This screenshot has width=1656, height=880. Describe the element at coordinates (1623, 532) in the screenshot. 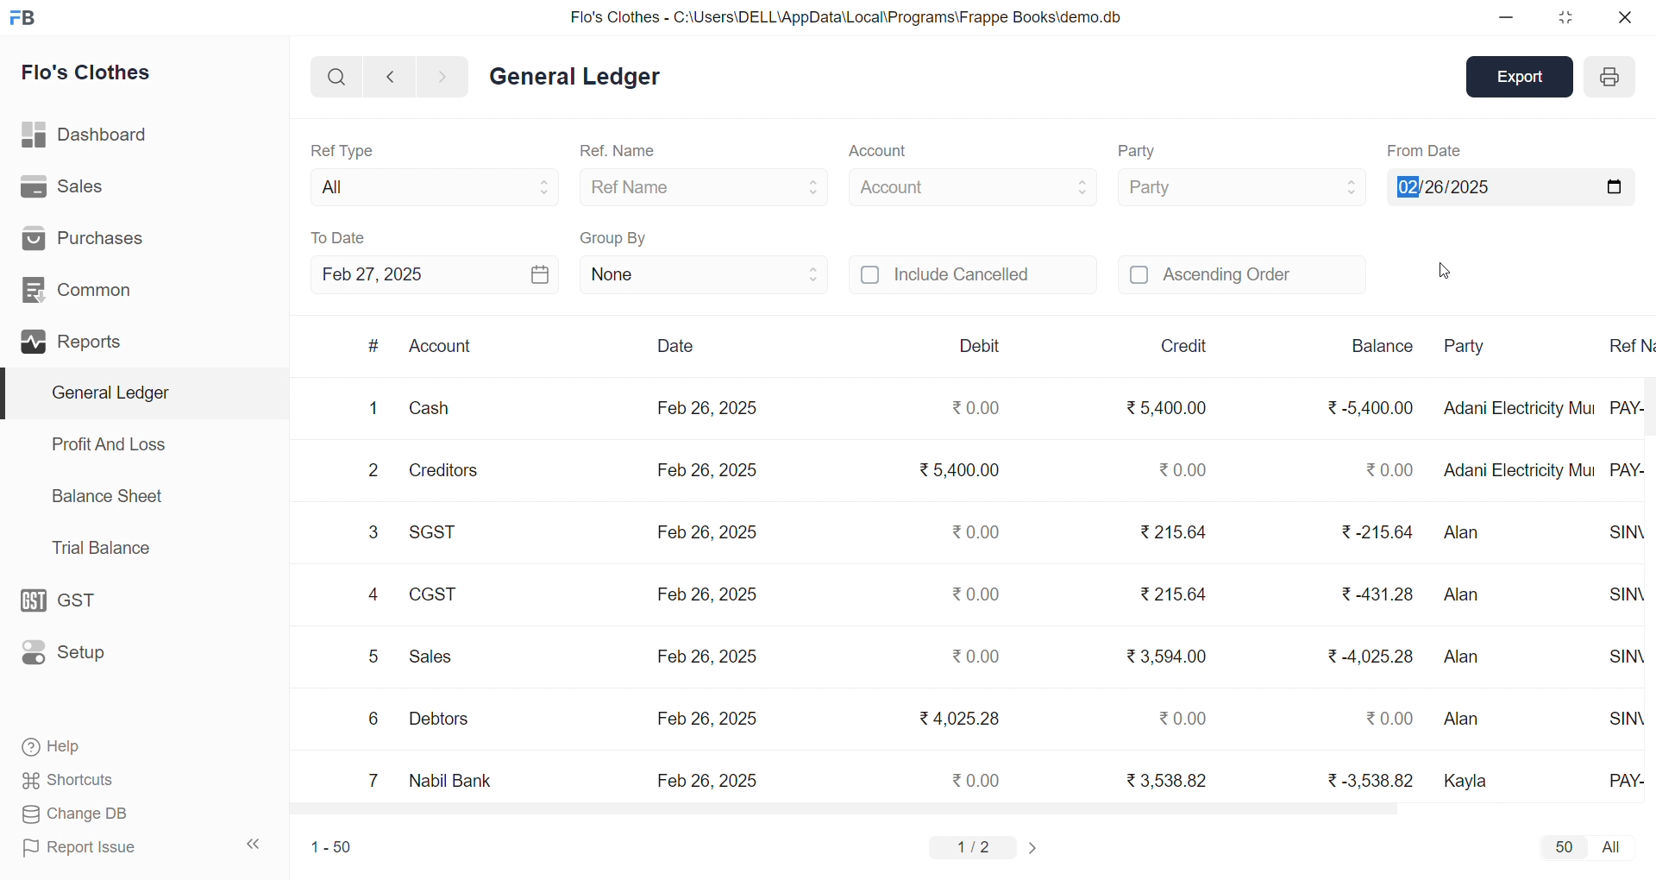

I see `SINV-` at that location.